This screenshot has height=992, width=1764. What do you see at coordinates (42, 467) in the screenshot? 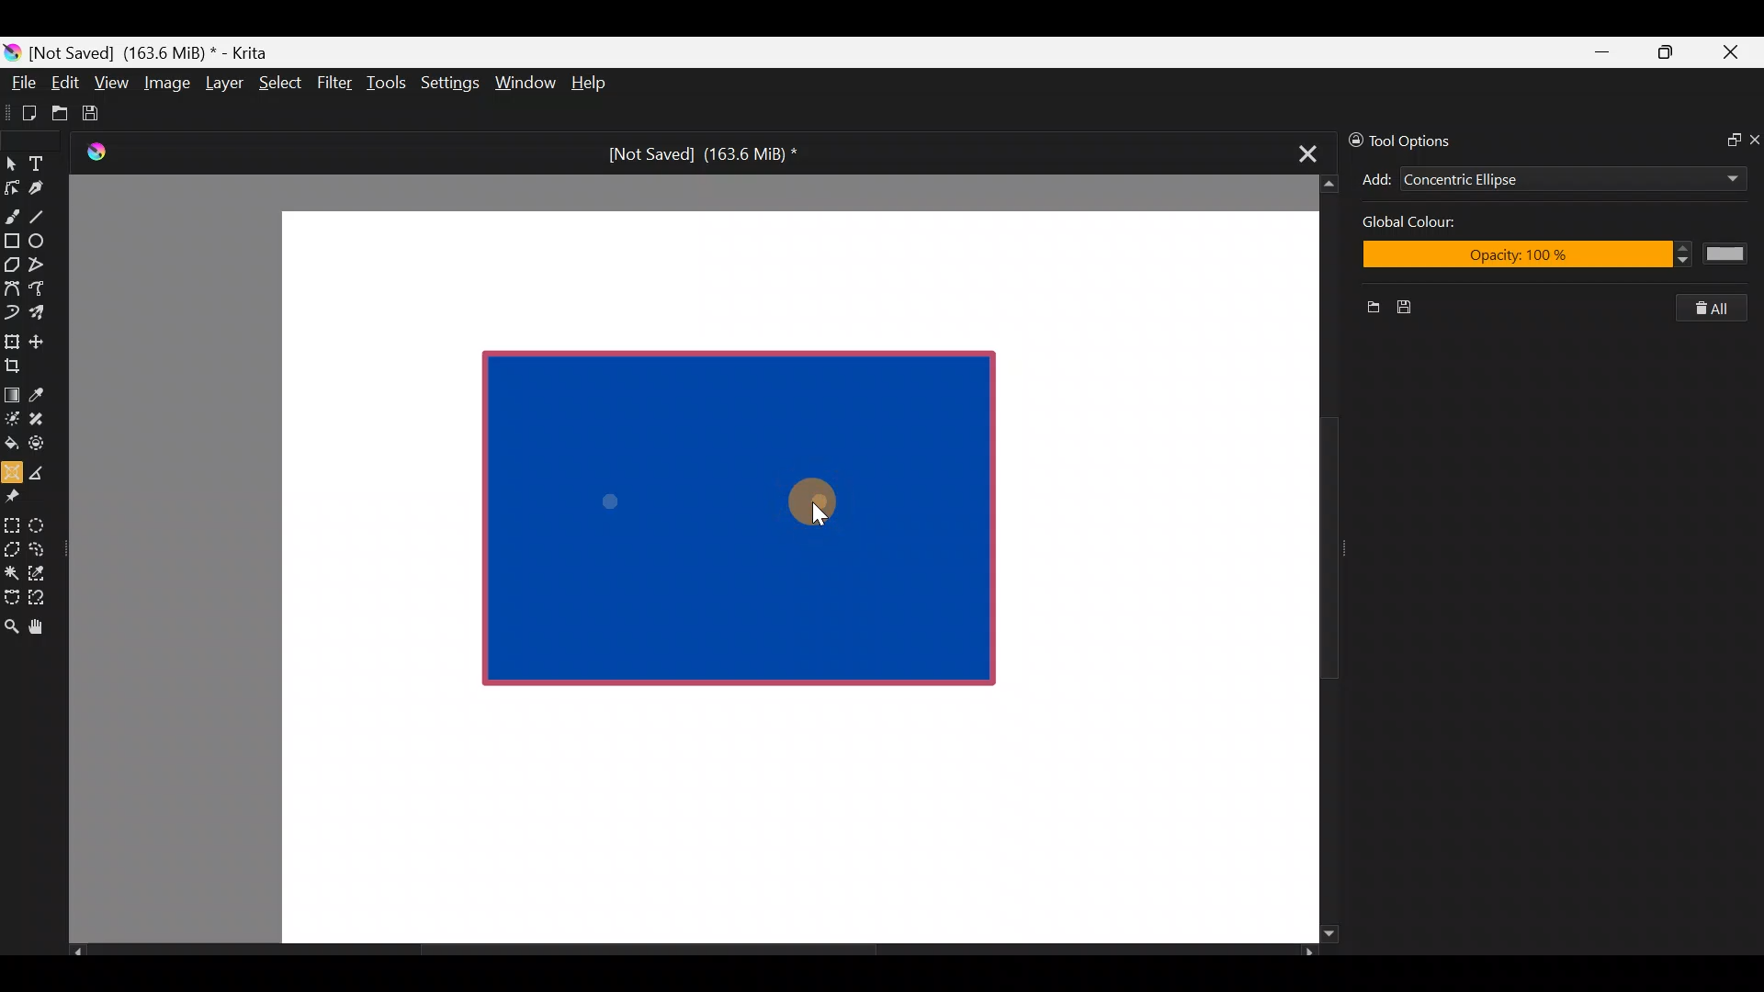
I see `Measure the distance between two points` at bounding box center [42, 467].